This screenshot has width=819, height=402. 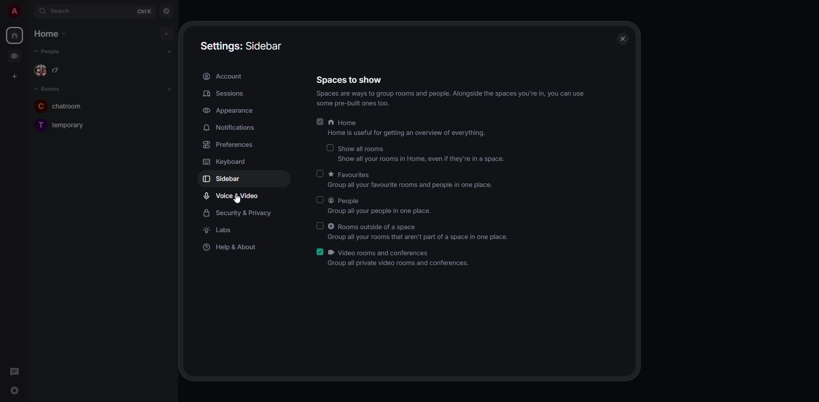 I want to click on profile, so click(x=13, y=11).